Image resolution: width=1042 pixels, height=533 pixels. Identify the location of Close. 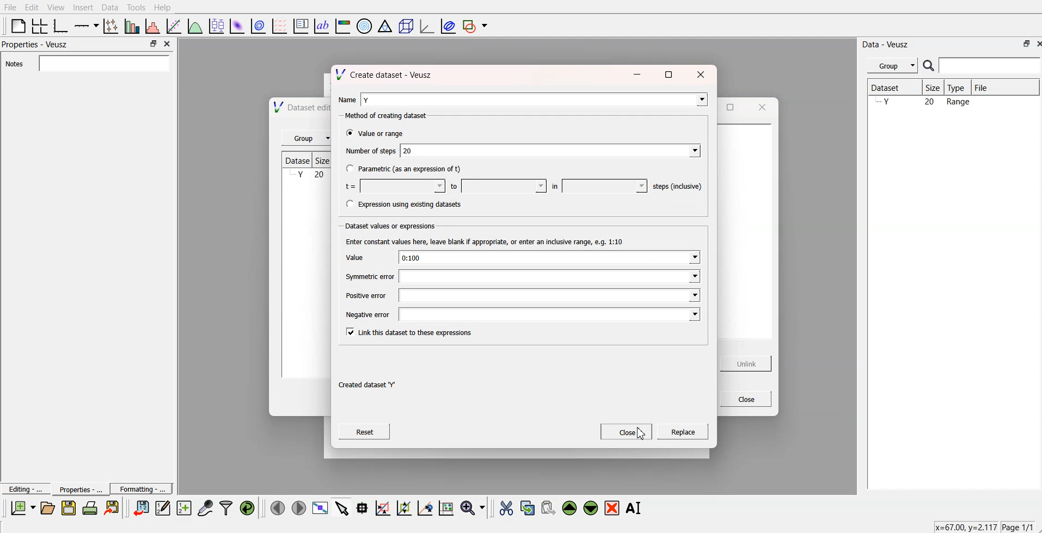
(169, 45).